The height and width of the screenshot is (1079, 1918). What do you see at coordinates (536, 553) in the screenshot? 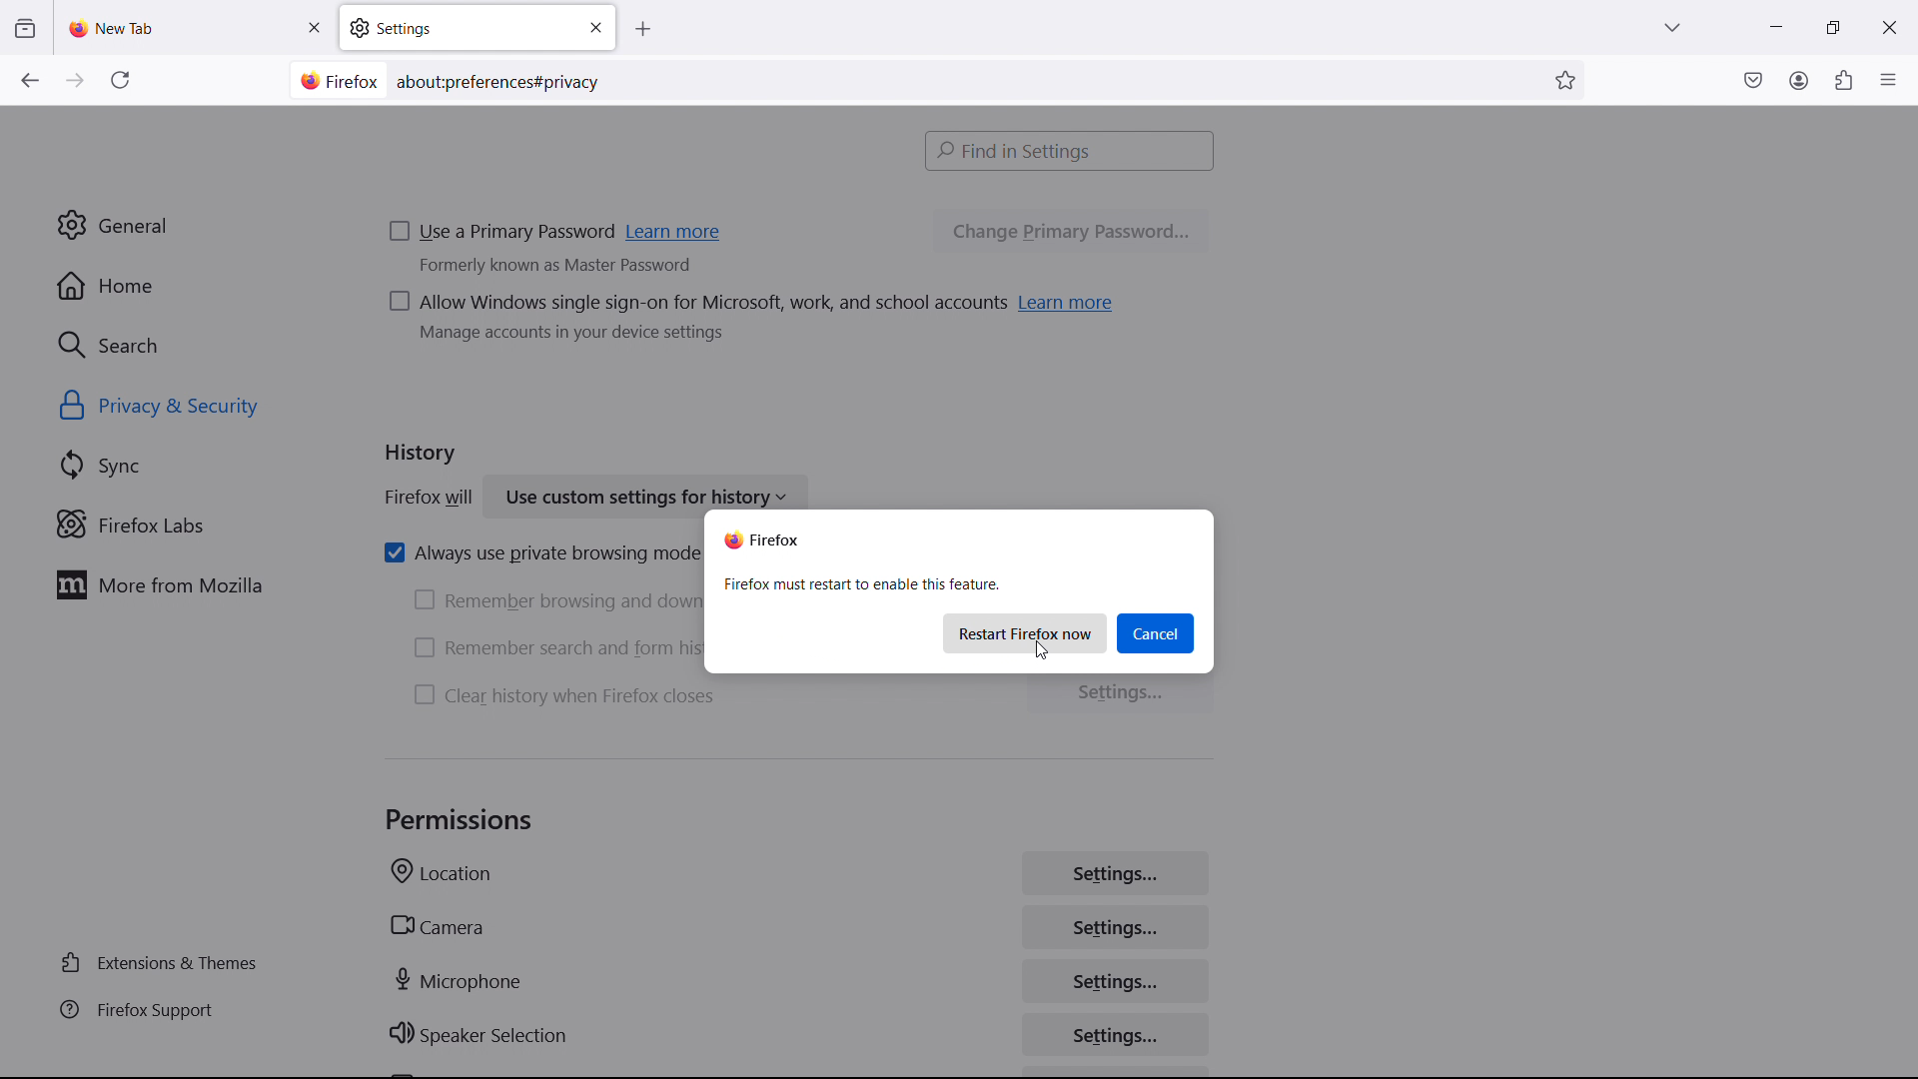
I see `checkbox ticked` at bounding box center [536, 553].